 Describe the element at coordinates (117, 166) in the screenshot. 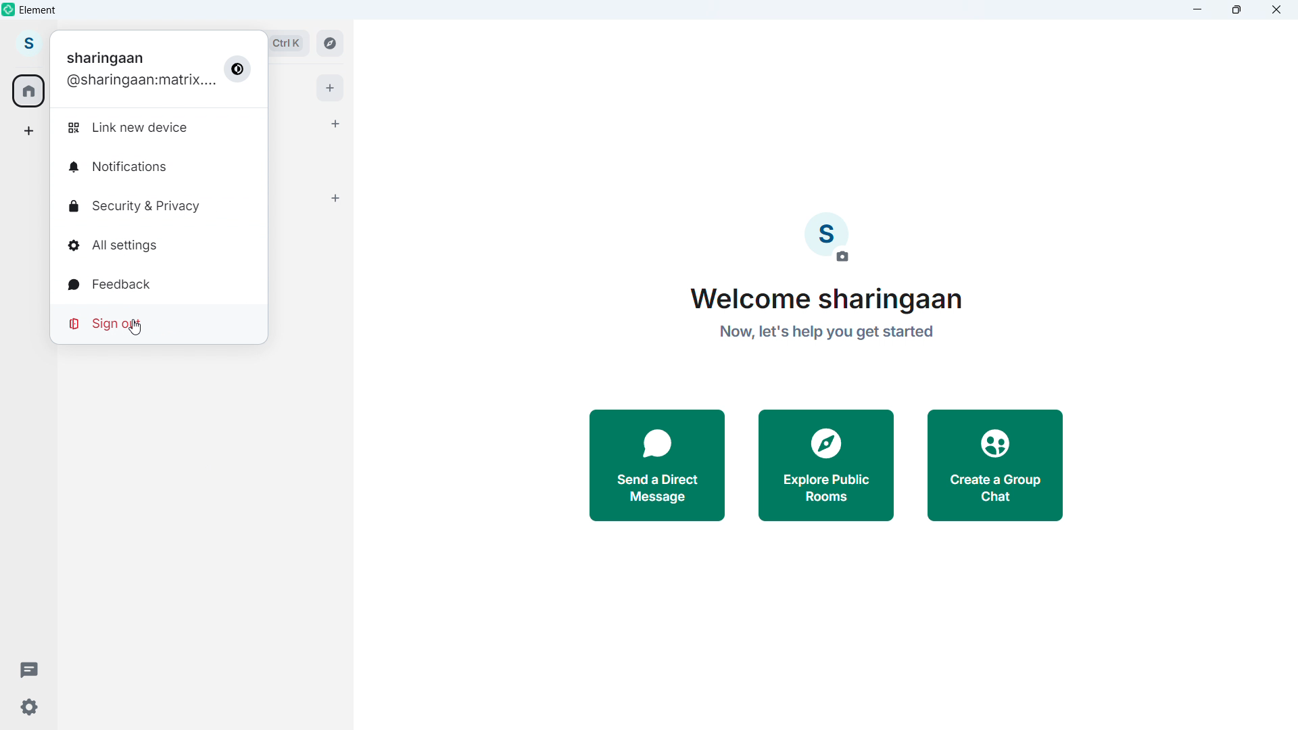

I see `Notifications ` at that location.